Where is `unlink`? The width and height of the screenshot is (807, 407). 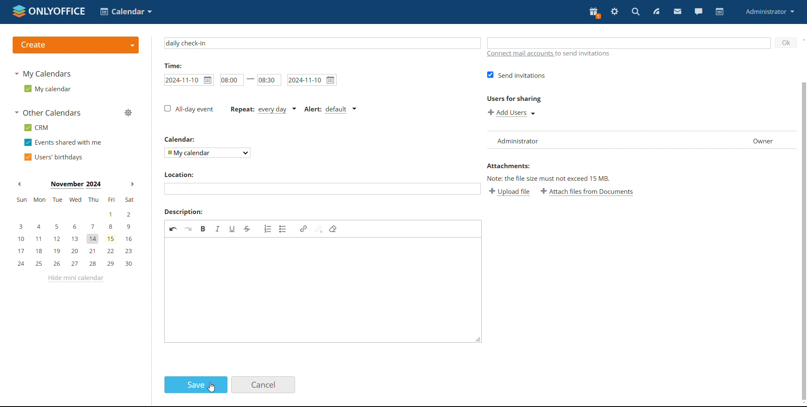
unlink is located at coordinates (318, 228).